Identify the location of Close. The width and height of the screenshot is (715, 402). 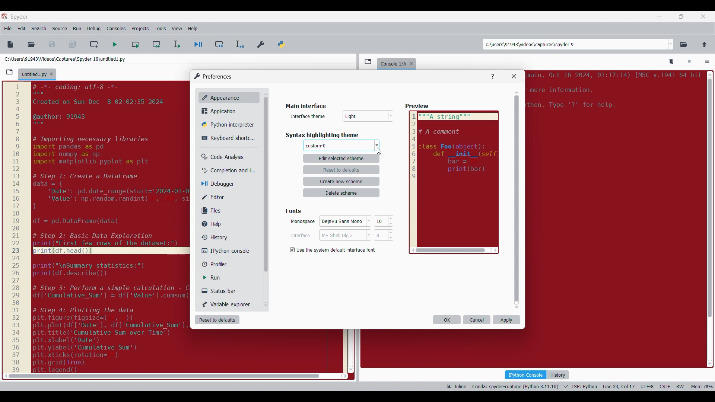
(514, 76).